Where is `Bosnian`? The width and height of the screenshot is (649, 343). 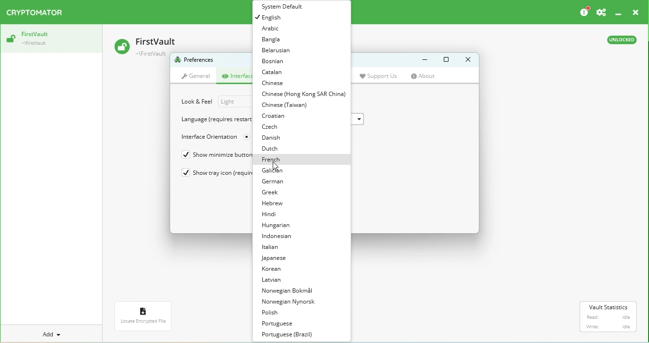 Bosnian is located at coordinates (275, 63).